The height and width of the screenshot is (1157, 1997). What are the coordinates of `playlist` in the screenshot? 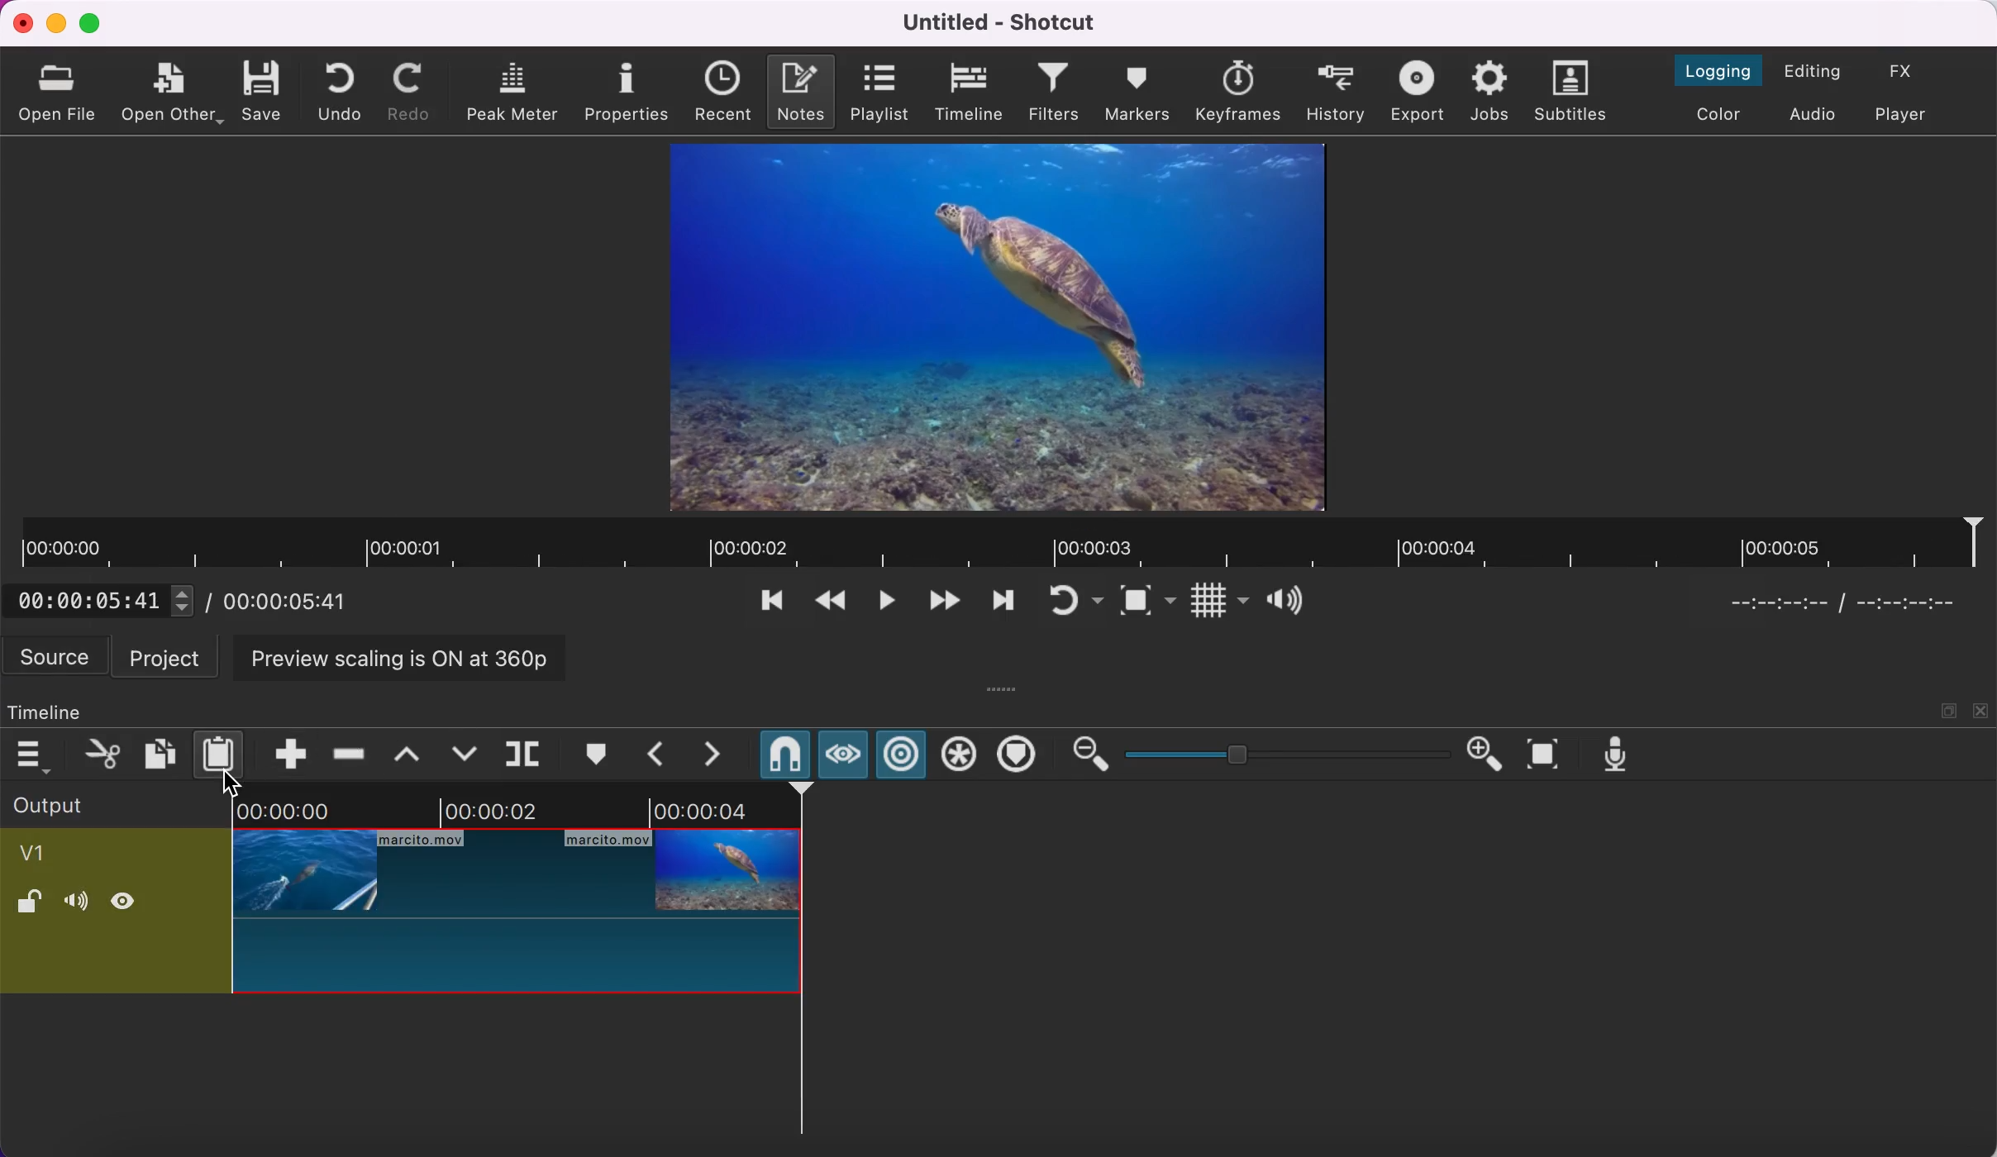 It's located at (881, 93).